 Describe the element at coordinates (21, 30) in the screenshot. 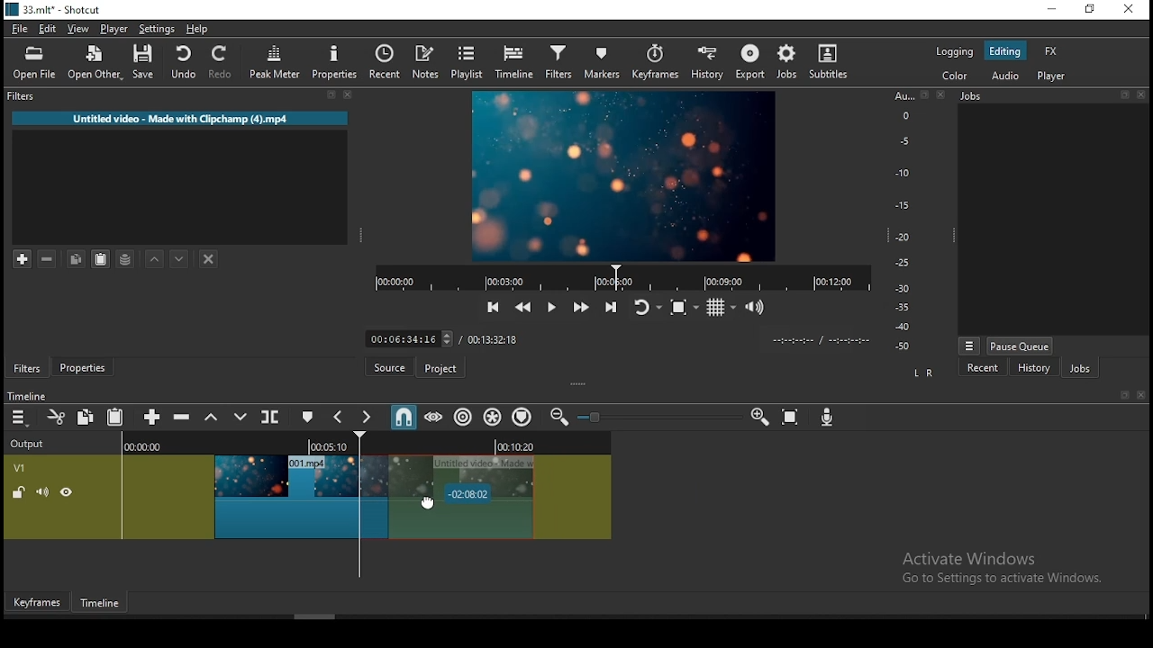

I see `file` at that location.